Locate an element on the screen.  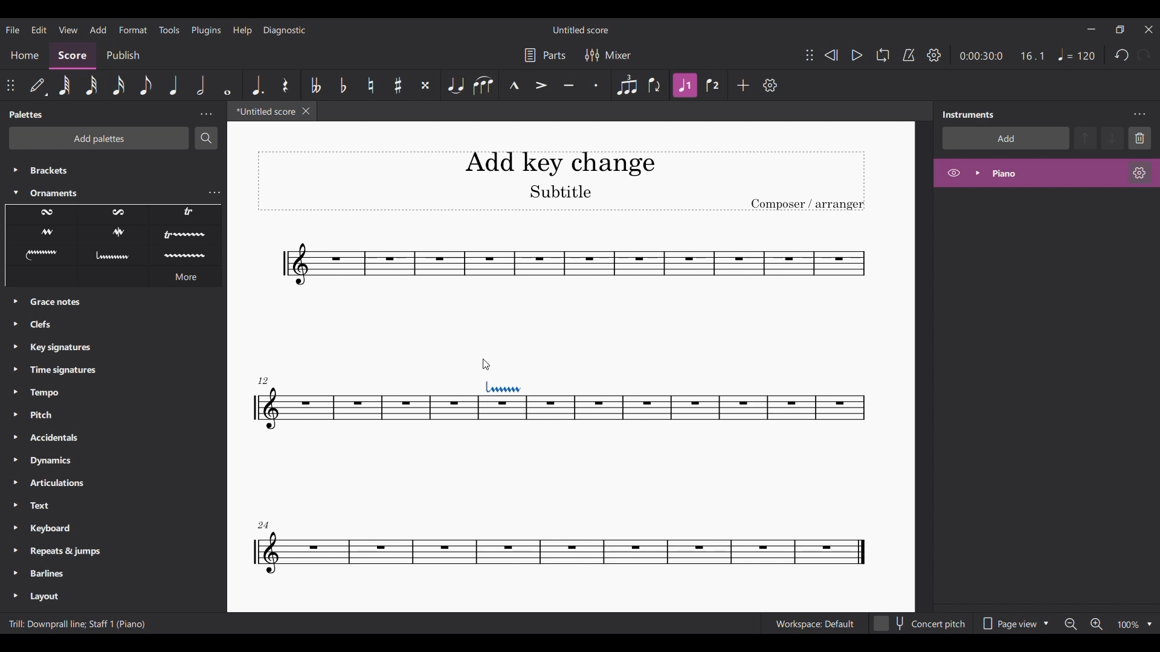
Ornament options is located at coordinates (113, 234).